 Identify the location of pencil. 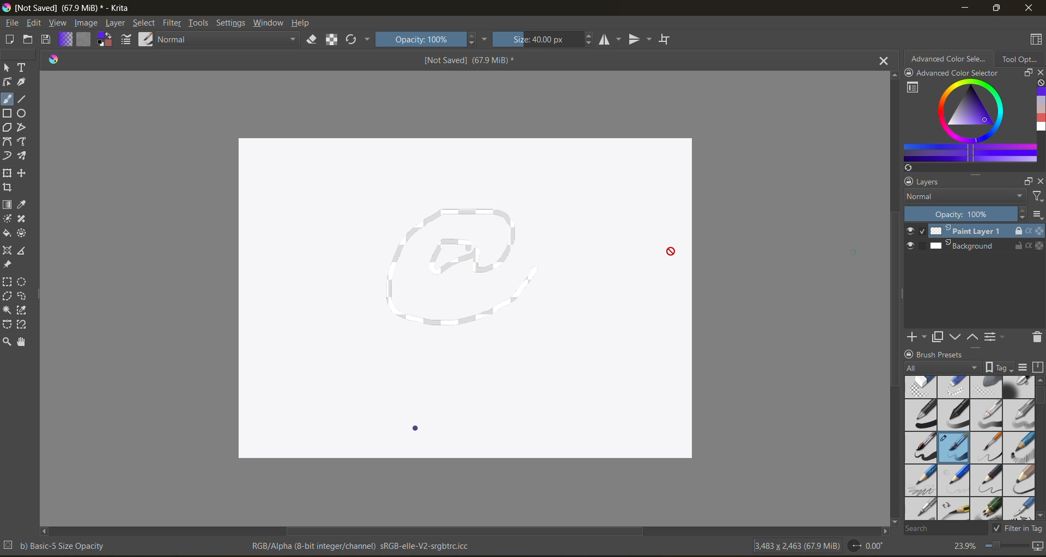
(920, 480).